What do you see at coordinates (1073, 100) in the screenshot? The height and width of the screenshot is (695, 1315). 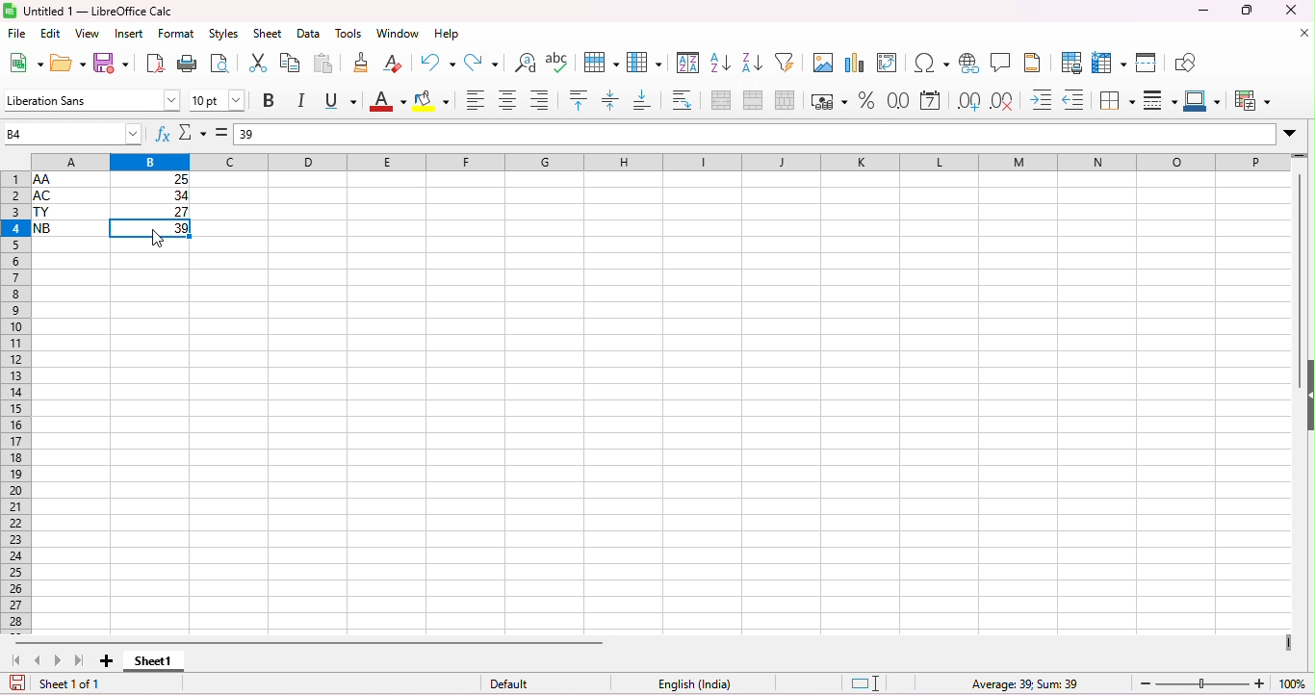 I see `decrease indent` at bounding box center [1073, 100].